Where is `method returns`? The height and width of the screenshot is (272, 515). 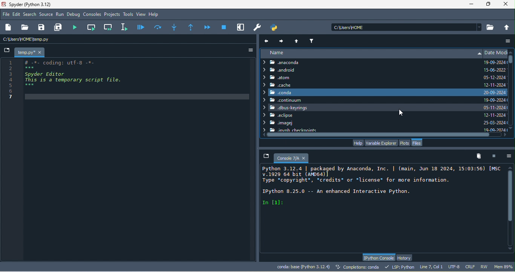 method returns is located at coordinates (192, 28).